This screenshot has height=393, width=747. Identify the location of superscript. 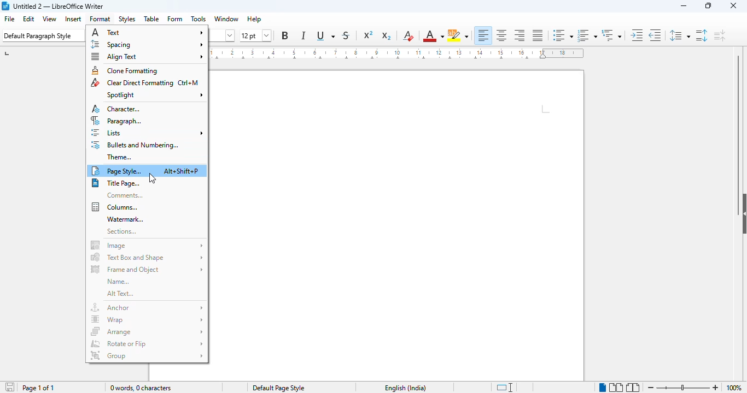
(368, 34).